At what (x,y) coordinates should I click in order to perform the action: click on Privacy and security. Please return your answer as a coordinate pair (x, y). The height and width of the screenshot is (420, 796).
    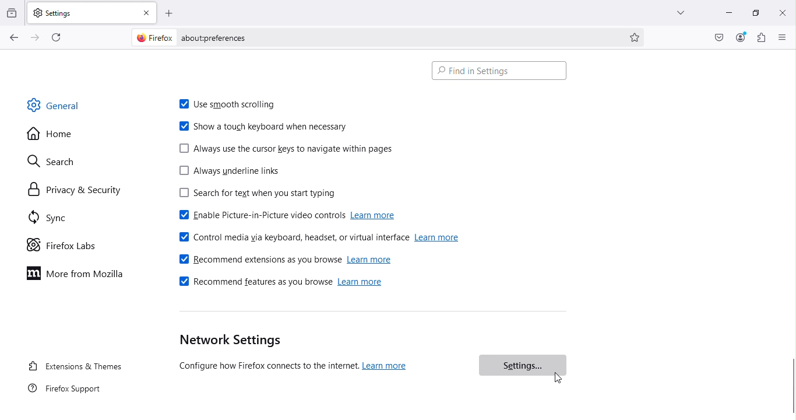
    Looking at the image, I should click on (69, 189).